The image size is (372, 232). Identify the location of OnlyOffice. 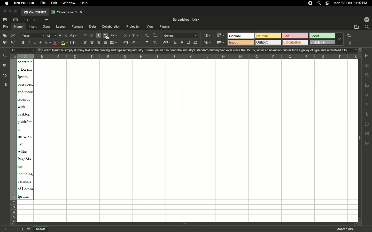
(25, 3).